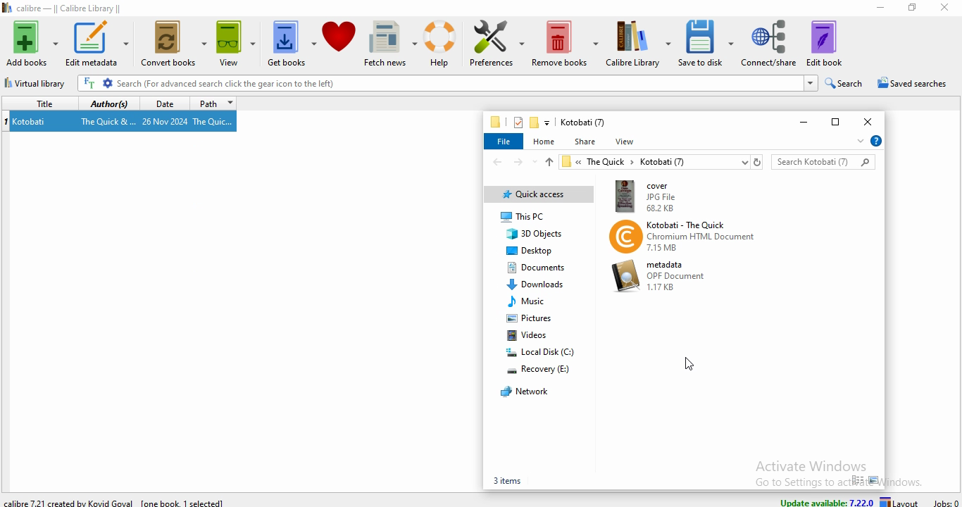  I want to click on restore, so click(833, 120).